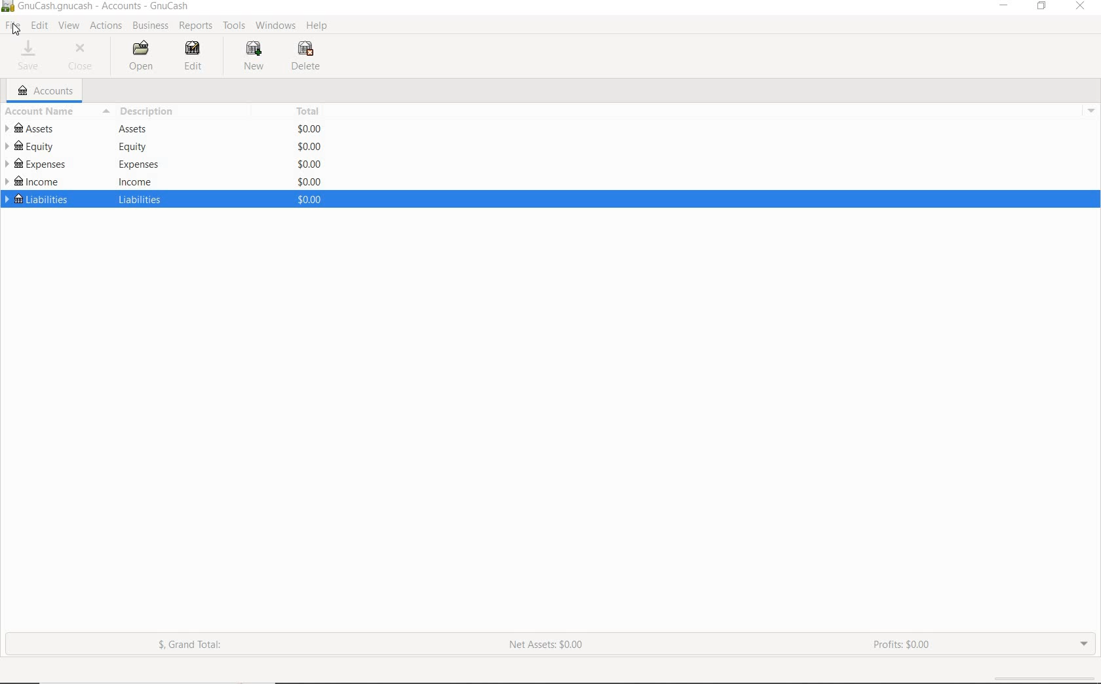  What do you see at coordinates (31, 56) in the screenshot?
I see `SAVE` at bounding box center [31, 56].